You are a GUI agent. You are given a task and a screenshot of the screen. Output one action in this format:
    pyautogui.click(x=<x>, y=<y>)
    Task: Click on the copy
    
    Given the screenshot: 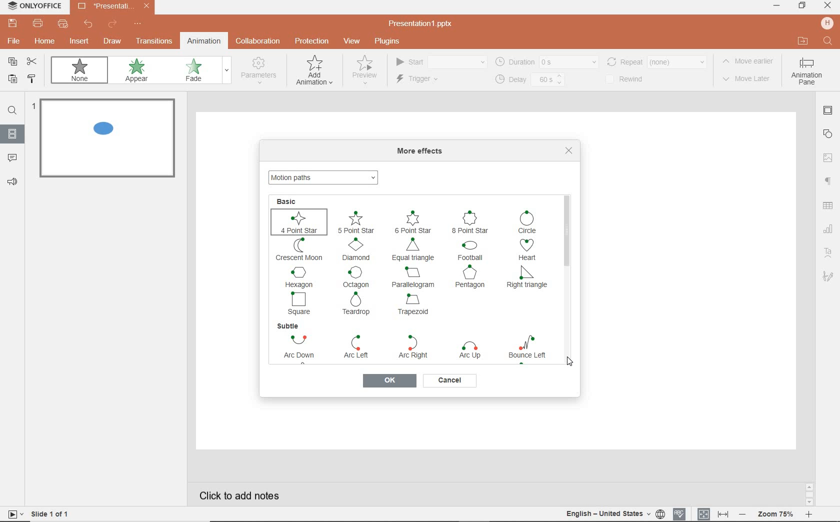 What is the action you would take?
    pyautogui.click(x=13, y=61)
    